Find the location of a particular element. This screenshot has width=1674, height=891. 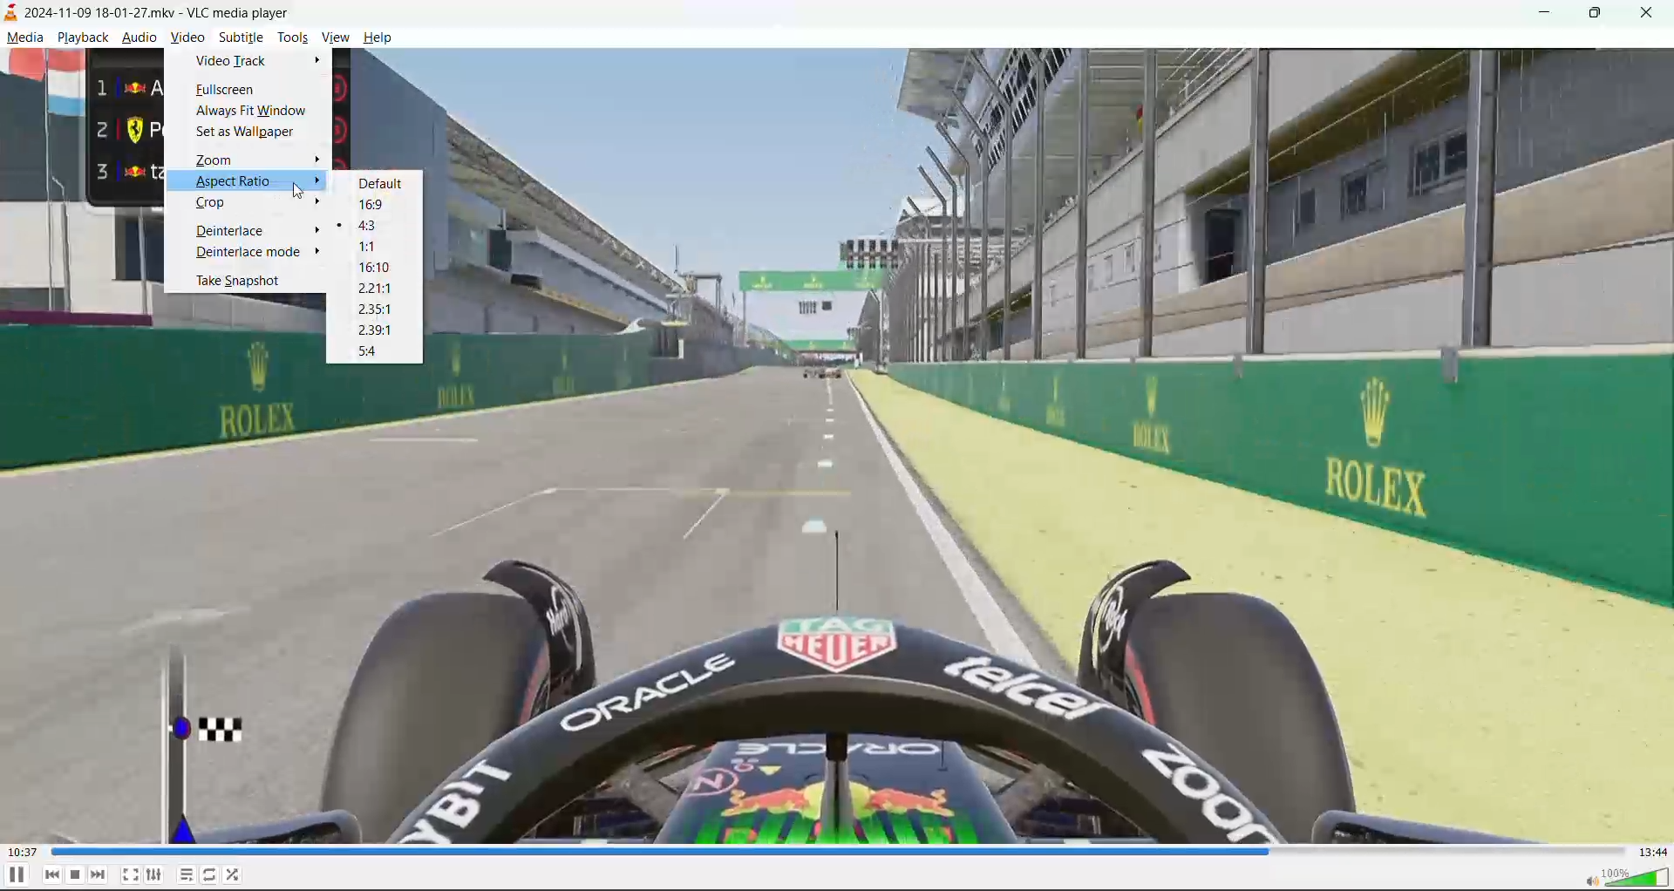

set as wallpaper is located at coordinates (248, 133).